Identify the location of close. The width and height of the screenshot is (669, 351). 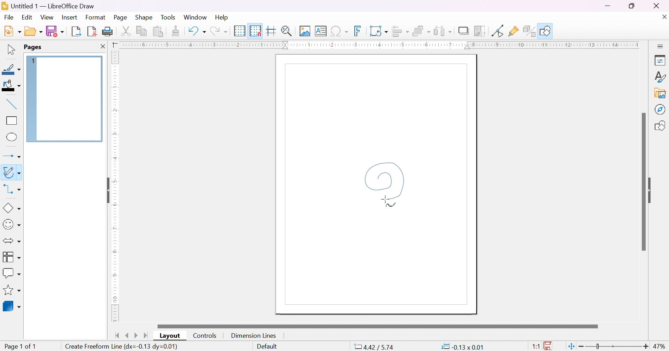
(103, 46).